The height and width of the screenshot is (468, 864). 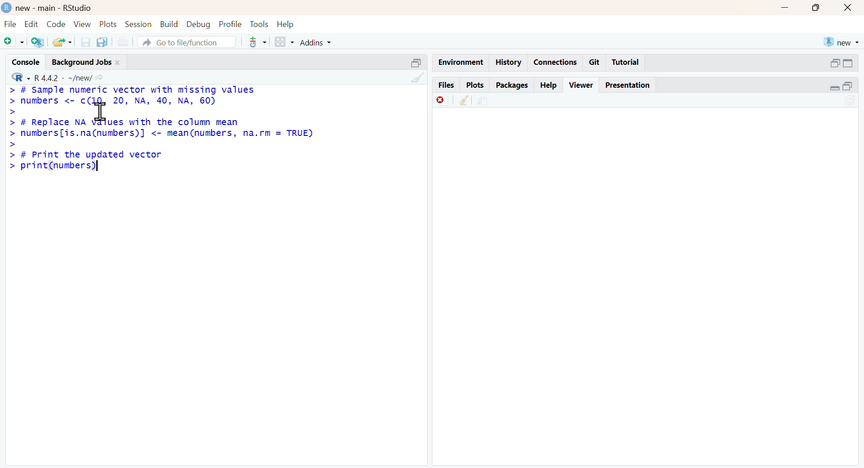 What do you see at coordinates (26, 62) in the screenshot?
I see `console` at bounding box center [26, 62].